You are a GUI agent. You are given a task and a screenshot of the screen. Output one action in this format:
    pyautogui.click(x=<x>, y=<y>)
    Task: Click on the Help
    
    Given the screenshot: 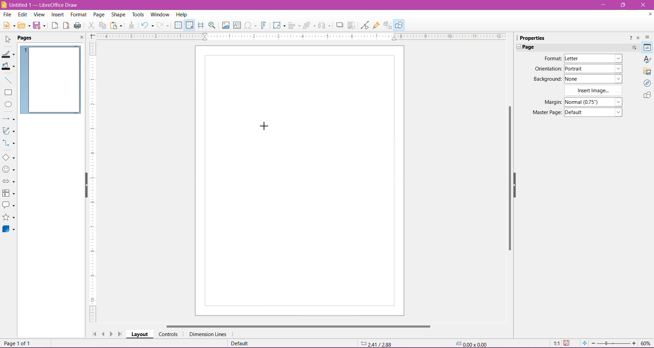 What is the action you would take?
    pyautogui.click(x=182, y=14)
    